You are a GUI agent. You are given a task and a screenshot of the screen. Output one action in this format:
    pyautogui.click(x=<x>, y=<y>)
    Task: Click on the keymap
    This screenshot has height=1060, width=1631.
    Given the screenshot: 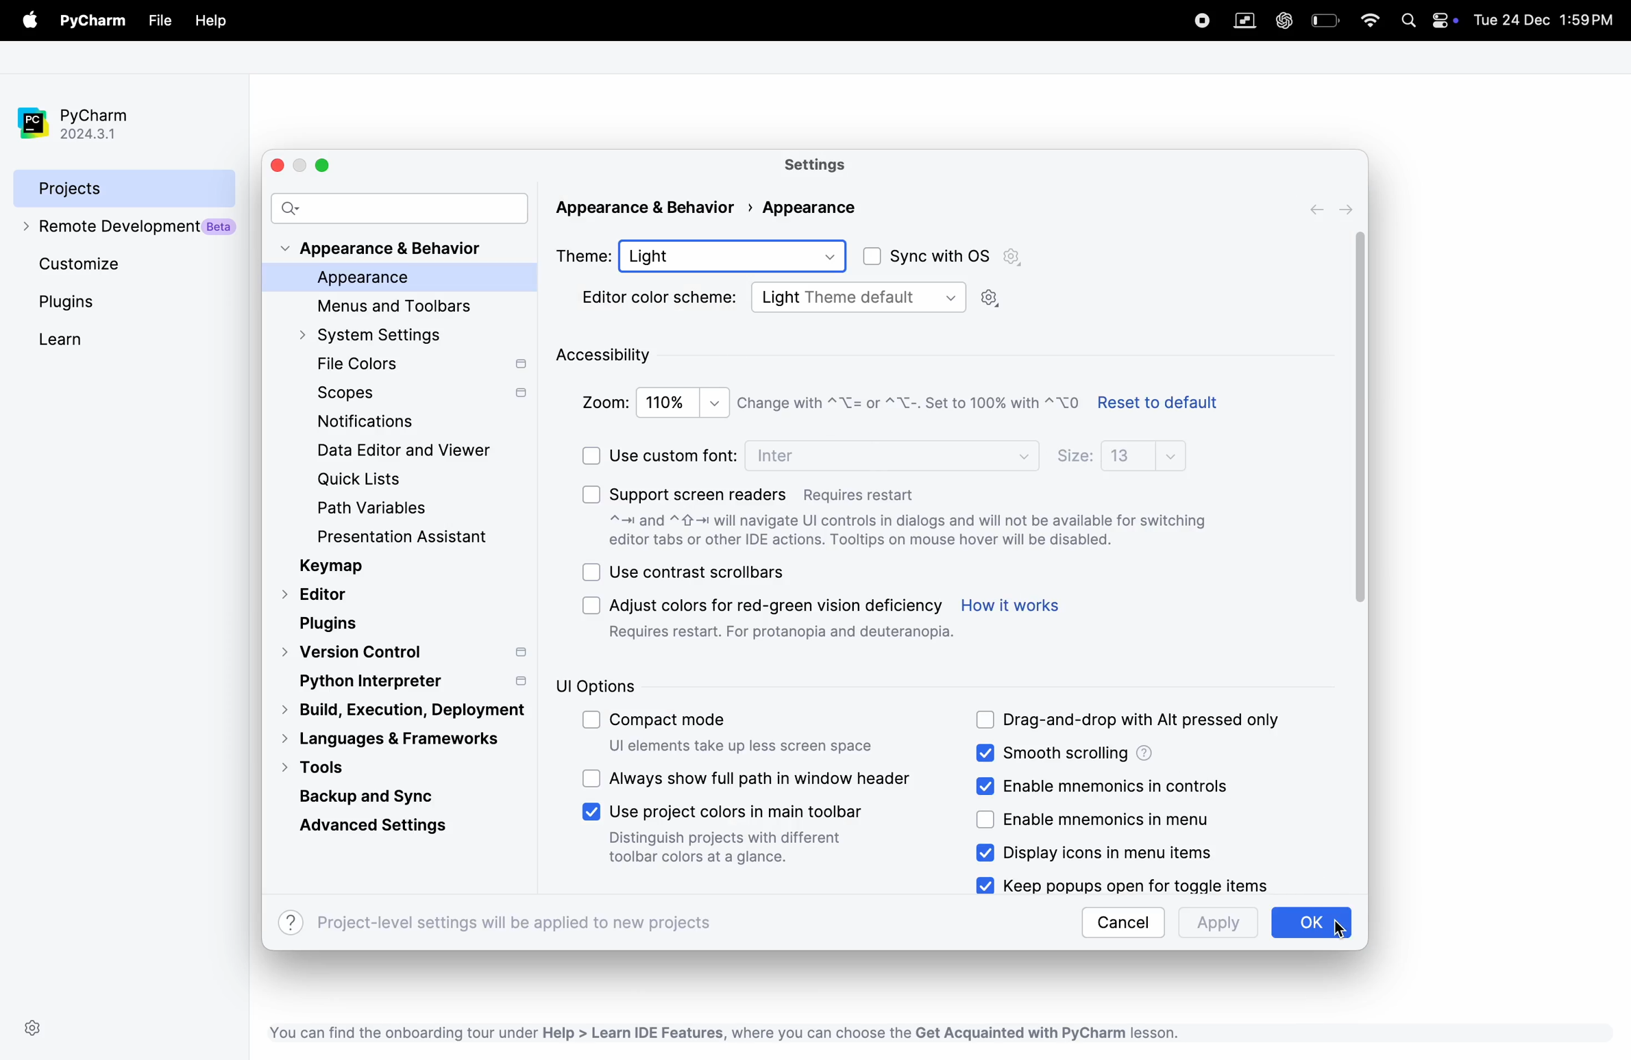 What is the action you would take?
    pyautogui.click(x=369, y=568)
    